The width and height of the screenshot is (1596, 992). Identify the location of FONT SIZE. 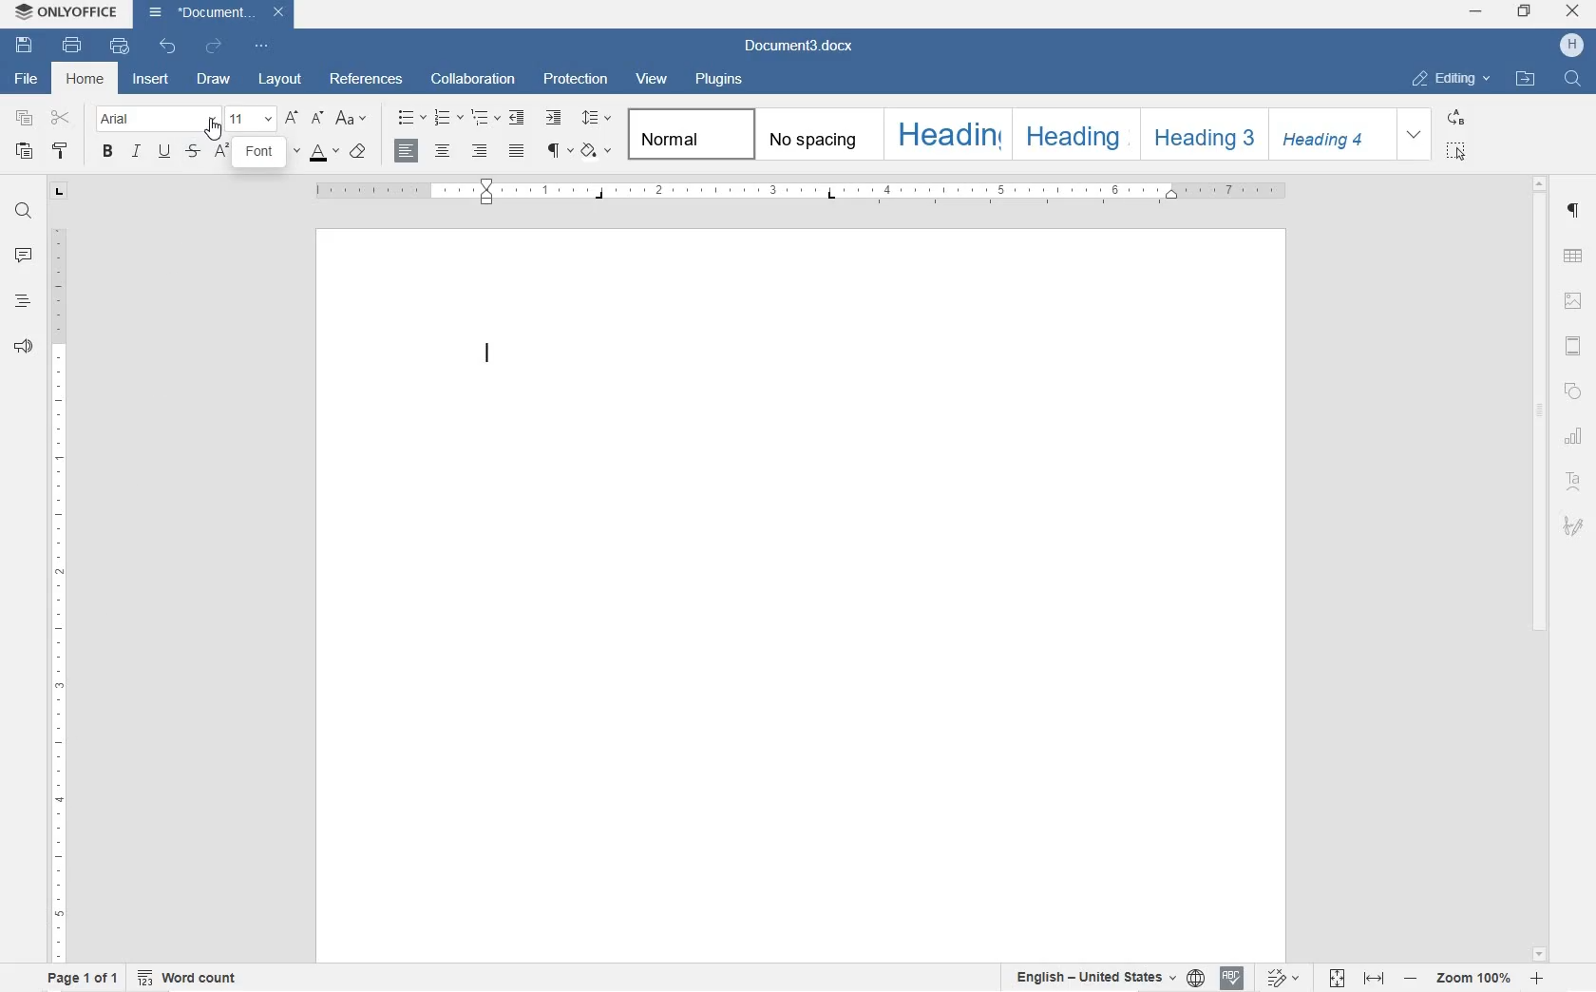
(250, 118).